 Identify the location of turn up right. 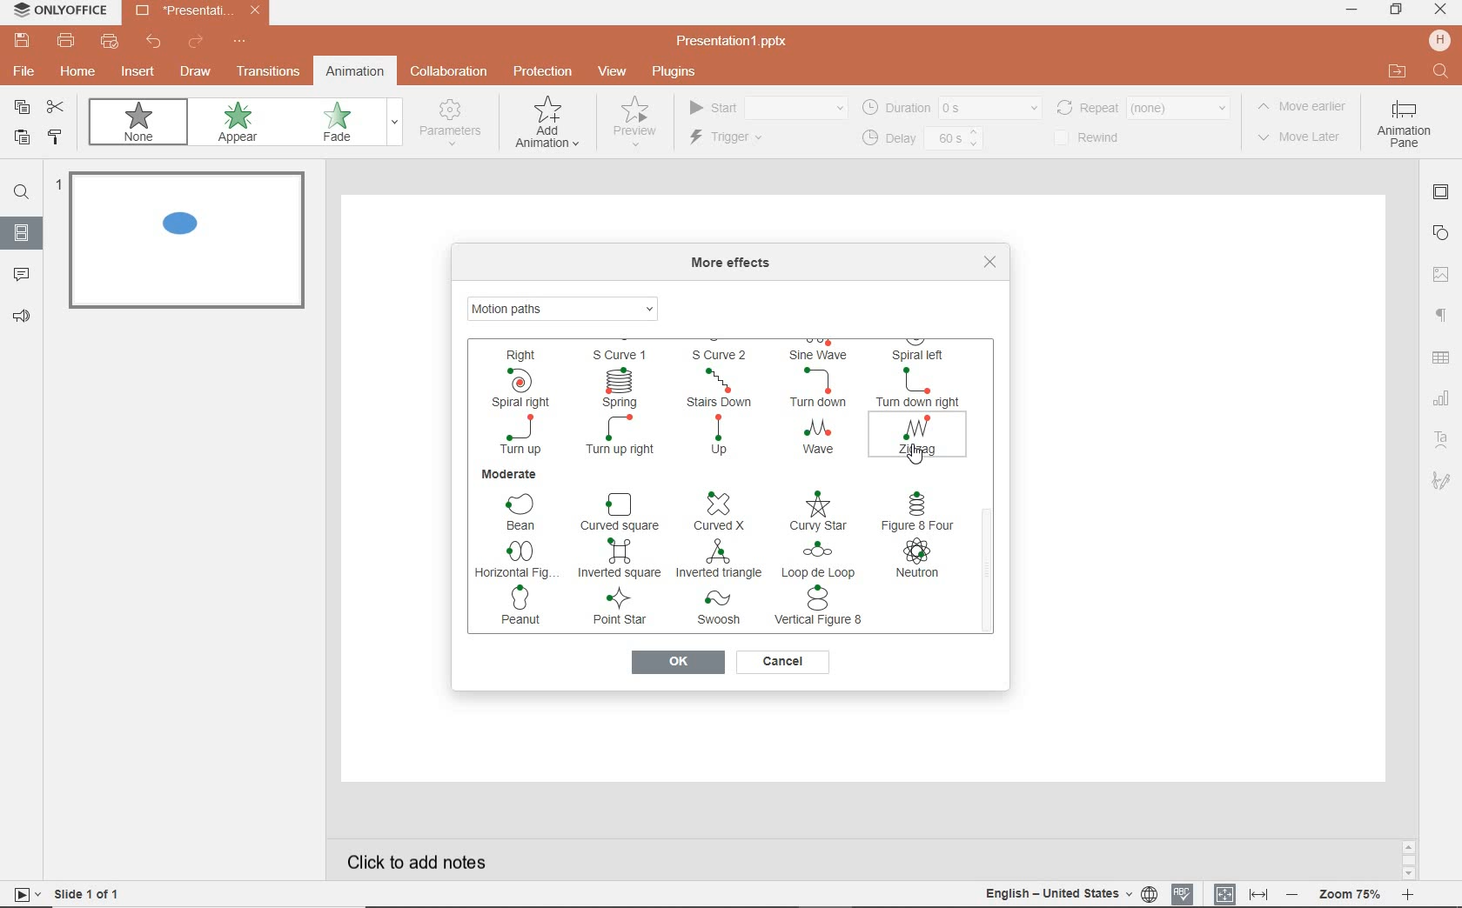
(621, 437).